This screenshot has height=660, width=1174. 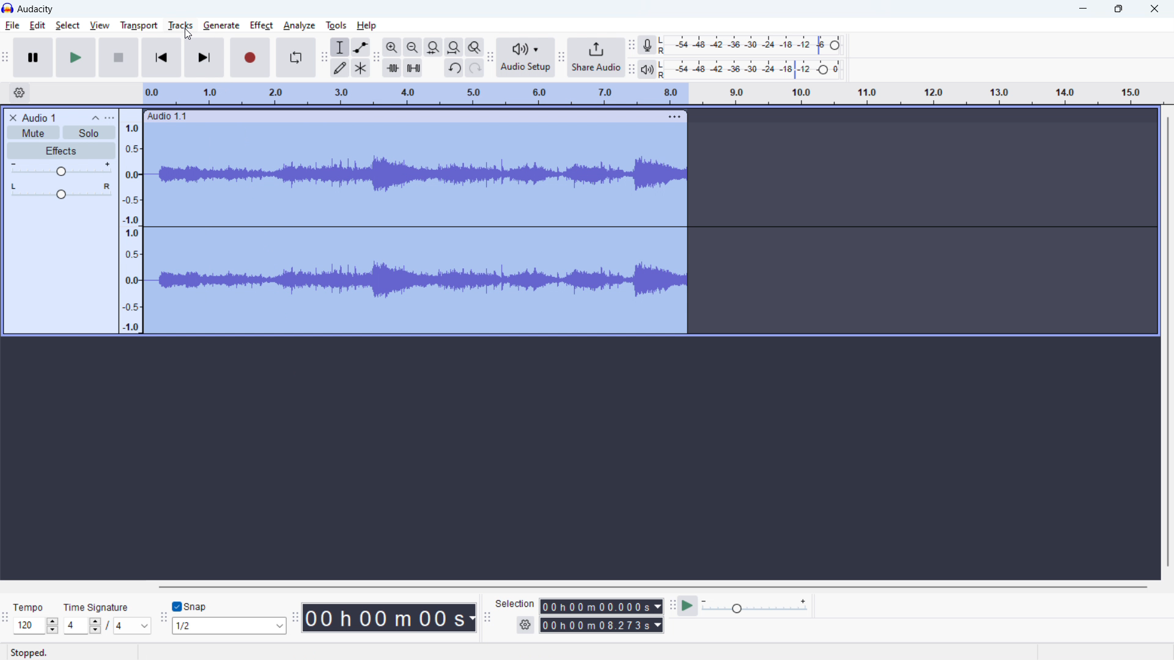 What do you see at coordinates (339, 68) in the screenshot?
I see `draw tool` at bounding box center [339, 68].